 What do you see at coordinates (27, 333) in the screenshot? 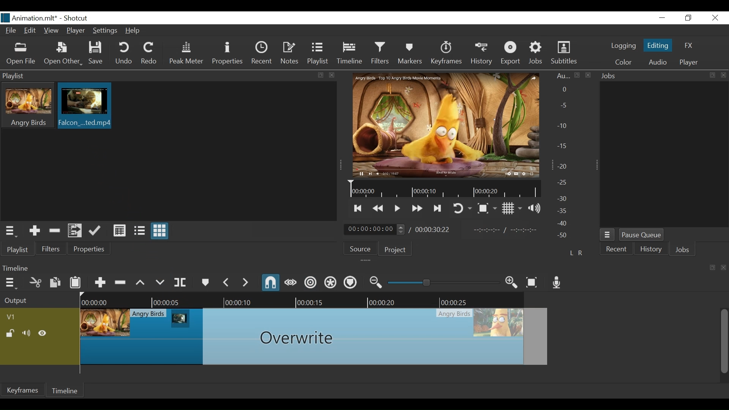
I see `Mute` at bounding box center [27, 333].